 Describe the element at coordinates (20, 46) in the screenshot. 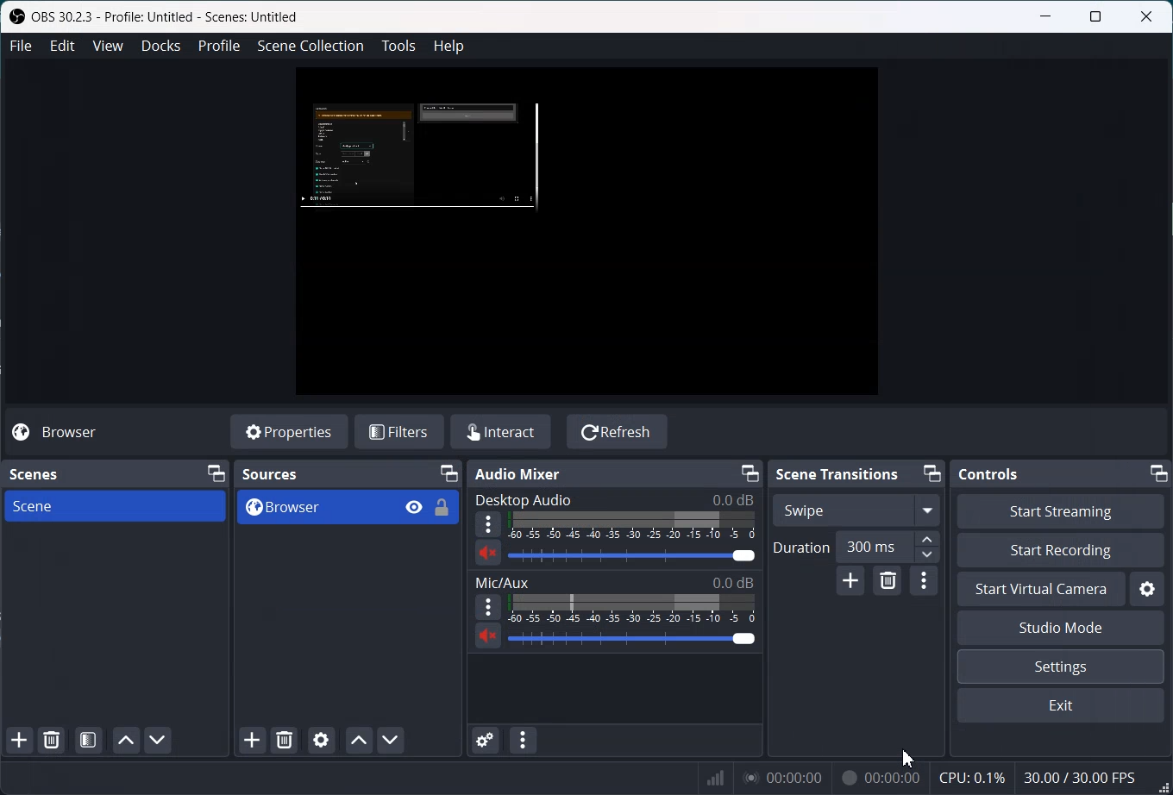

I see `File` at that location.